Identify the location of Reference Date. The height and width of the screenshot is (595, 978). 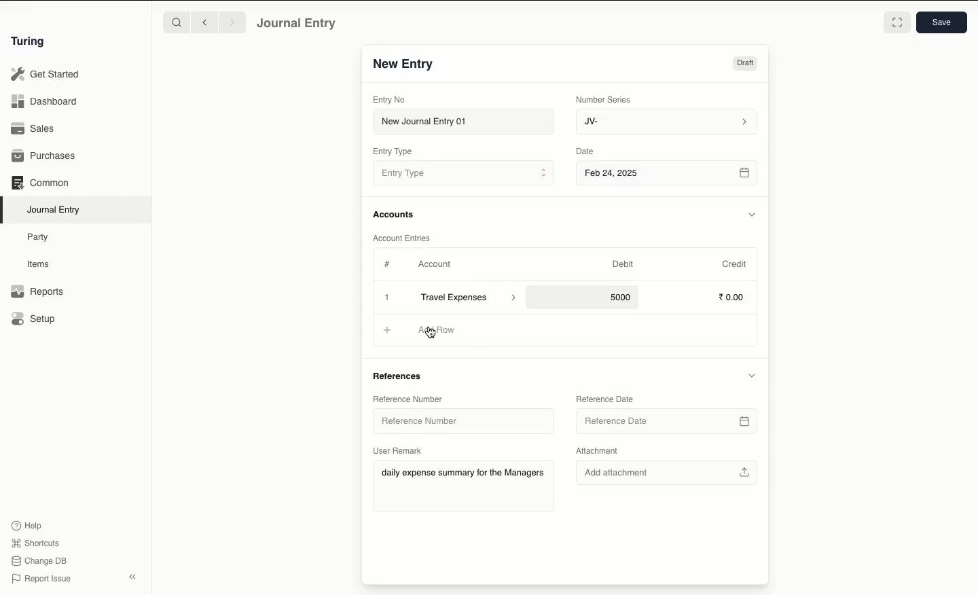
(668, 418).